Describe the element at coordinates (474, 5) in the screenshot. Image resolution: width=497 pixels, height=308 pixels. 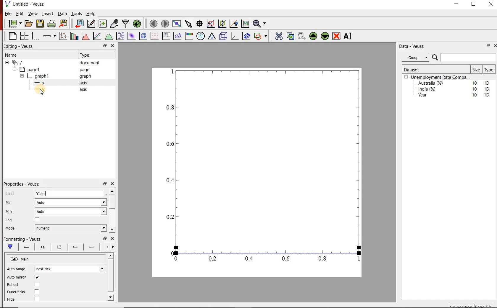
I see `maximise` at that location.